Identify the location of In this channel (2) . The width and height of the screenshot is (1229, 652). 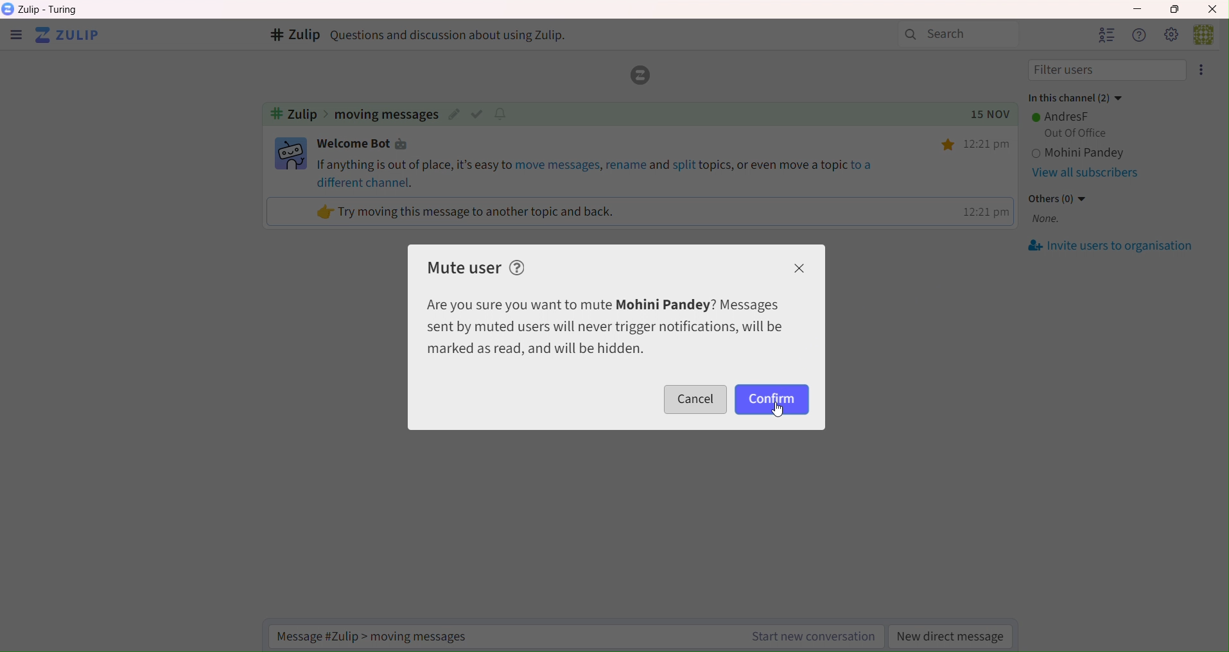
(1074, 96).